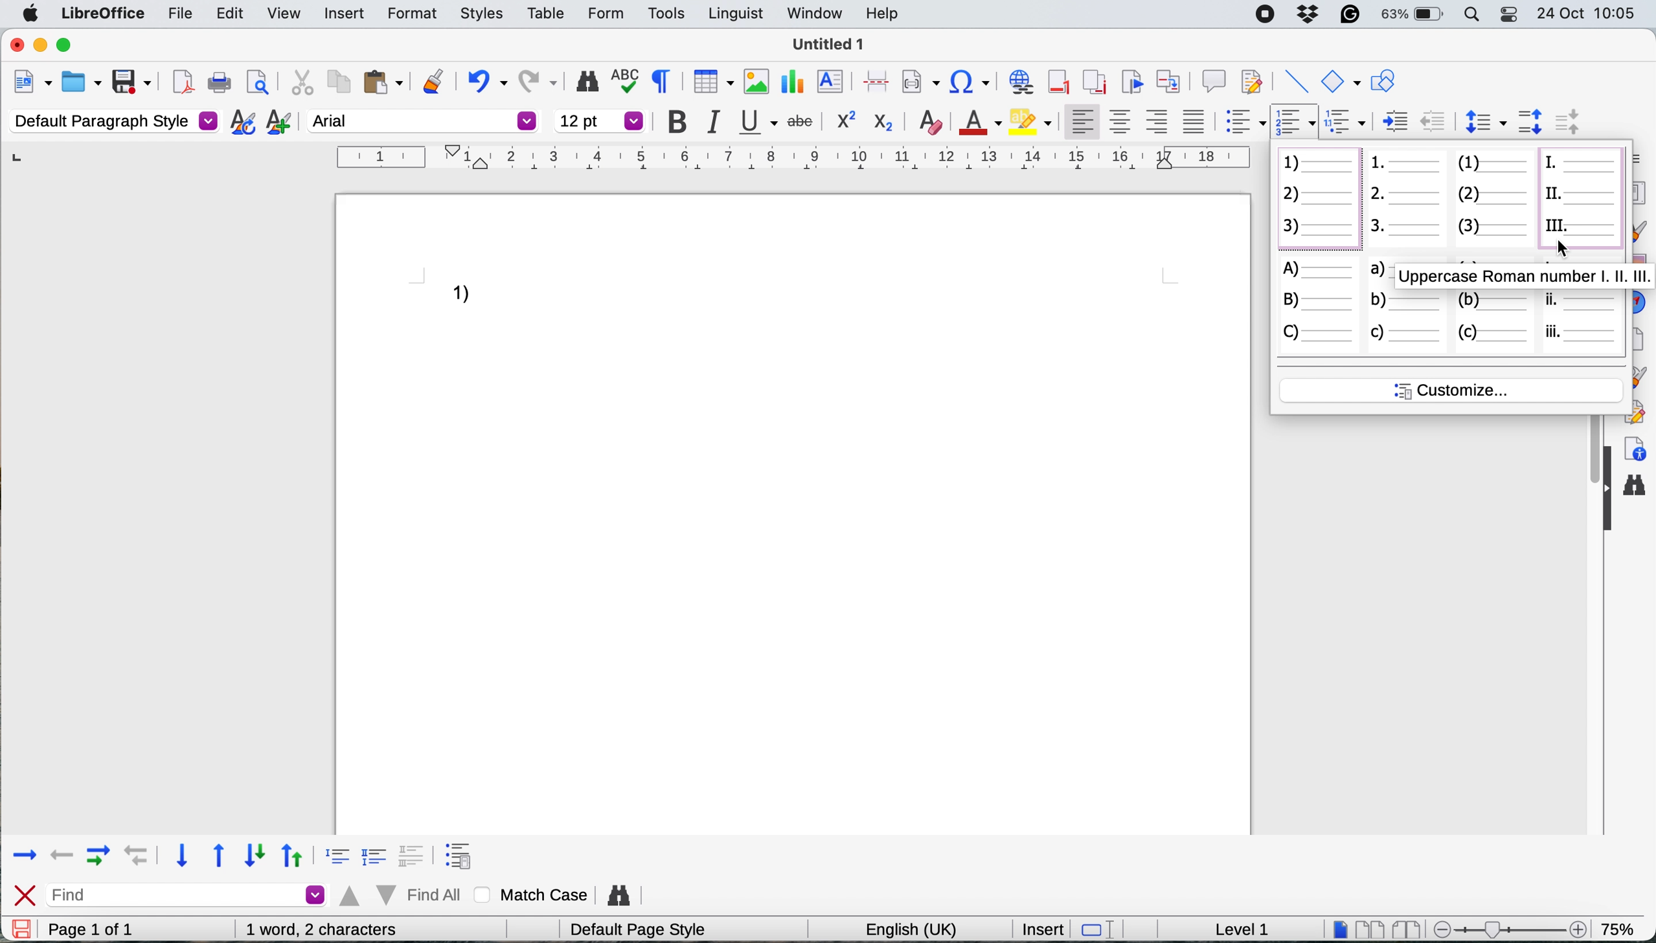 The width and height of the screenshot is (1656, 943). Describe the element at coordinates (255, 855) in the screenshot. I see `down` at that location.